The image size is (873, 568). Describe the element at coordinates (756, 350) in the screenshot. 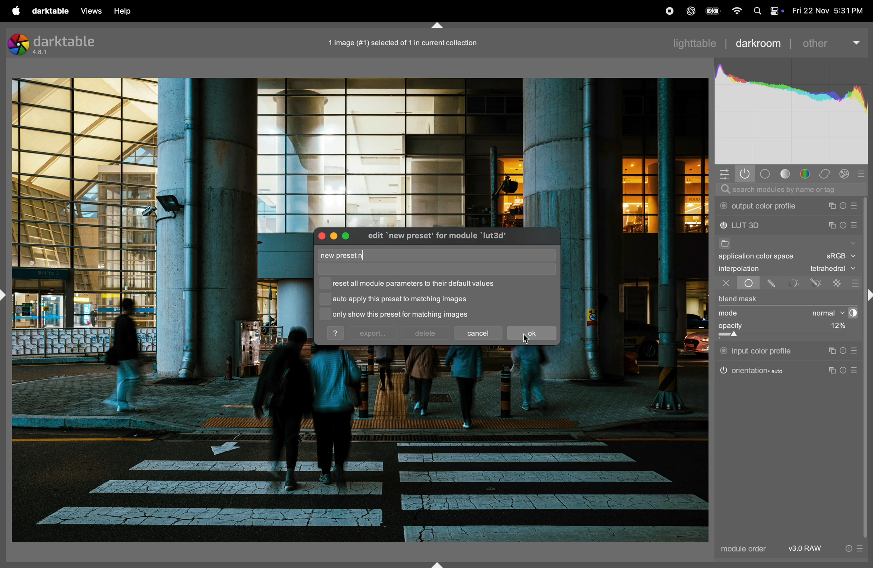

I see `input color profile` at that location.